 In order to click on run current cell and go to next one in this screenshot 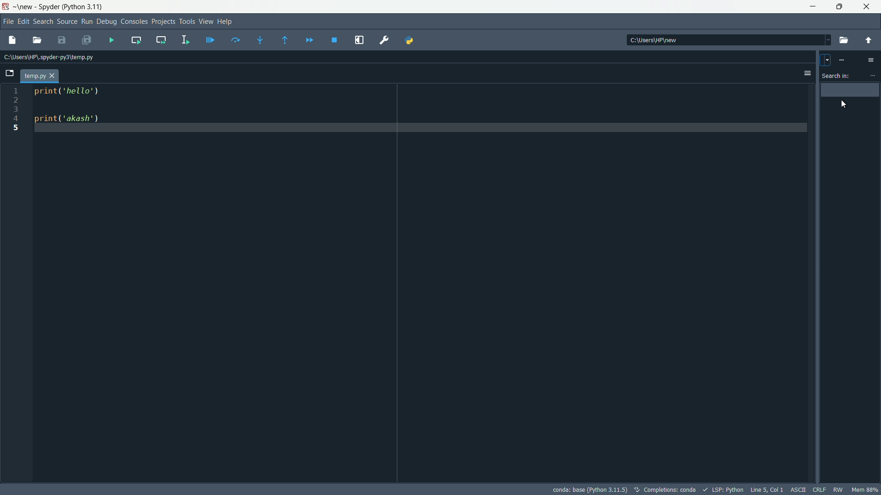, I will do `click(162, 40)`.